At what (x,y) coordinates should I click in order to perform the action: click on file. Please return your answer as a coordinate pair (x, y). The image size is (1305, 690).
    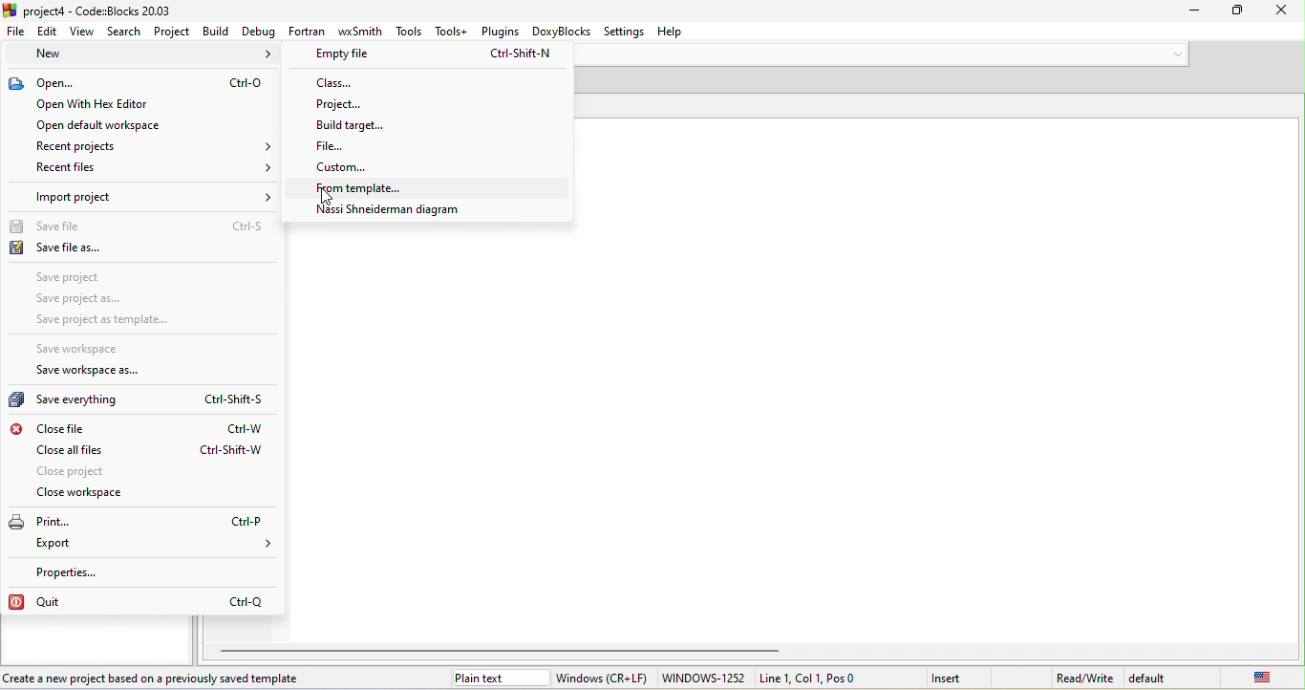
    Looking at the image, I should click on (345, 144).